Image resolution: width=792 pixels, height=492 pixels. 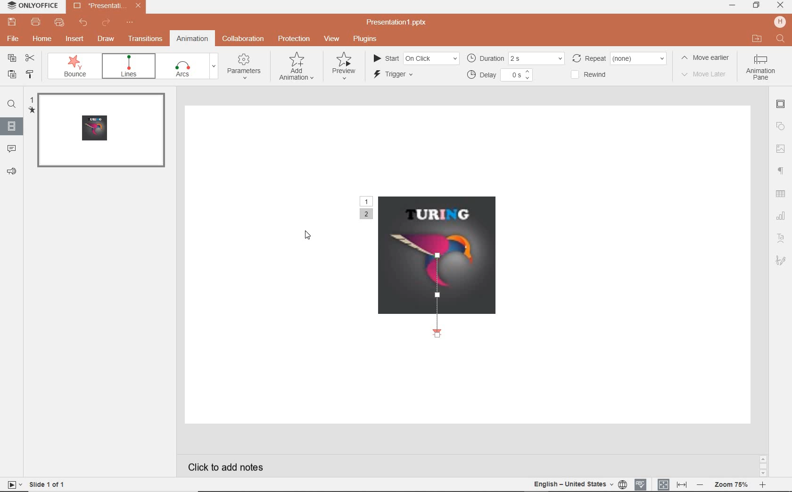 I want to click on start, so click(x=415, y=57).